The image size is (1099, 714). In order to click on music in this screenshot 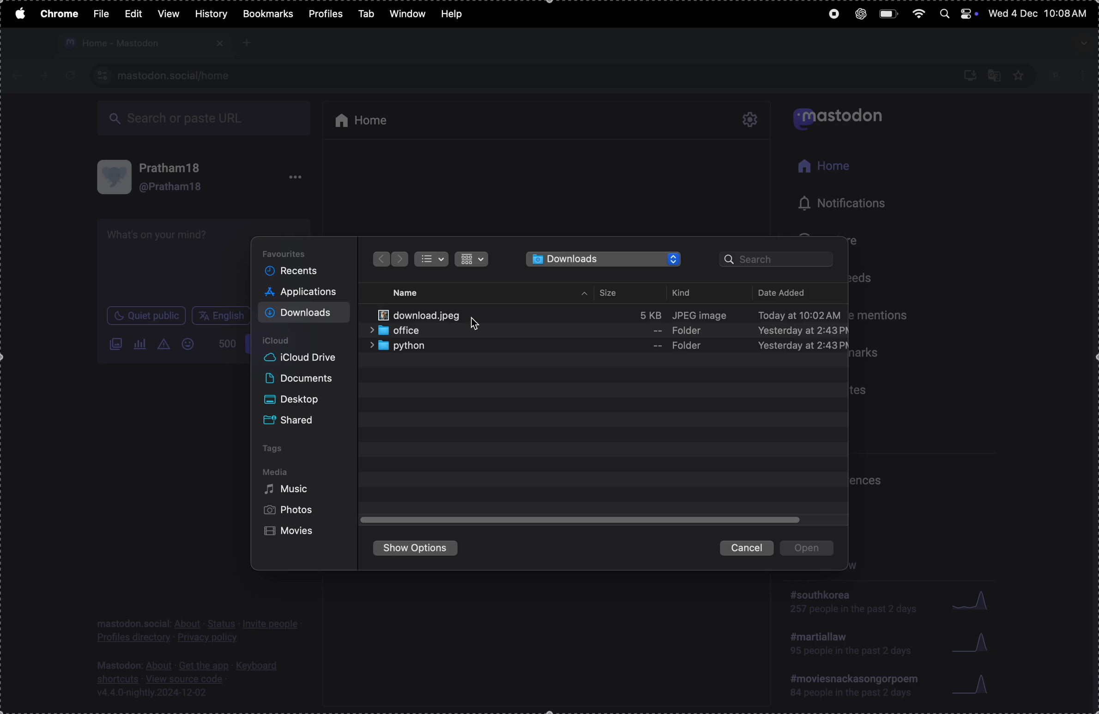, I will do `click(291, 492)`.